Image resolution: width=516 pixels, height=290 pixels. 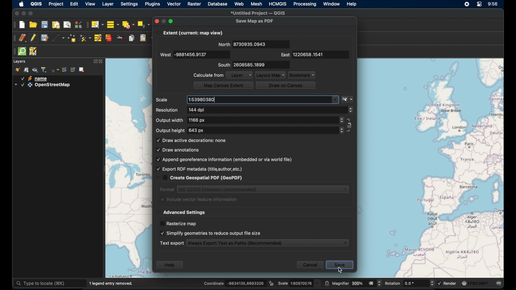 I want to click on show layout manager, so click(x=67, y=24).